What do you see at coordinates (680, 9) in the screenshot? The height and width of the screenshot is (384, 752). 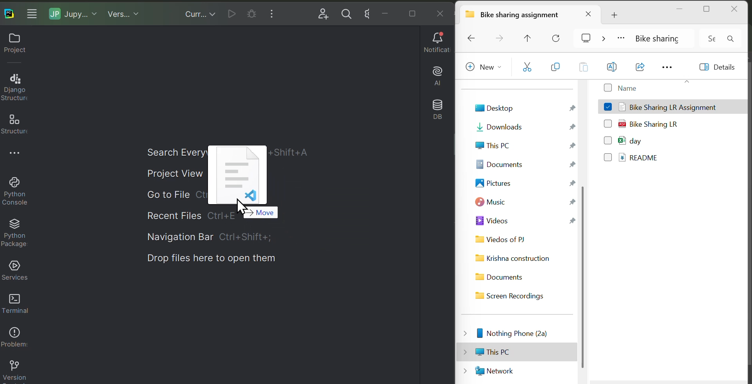 I see `minimise` at bounding box center [680, 9].